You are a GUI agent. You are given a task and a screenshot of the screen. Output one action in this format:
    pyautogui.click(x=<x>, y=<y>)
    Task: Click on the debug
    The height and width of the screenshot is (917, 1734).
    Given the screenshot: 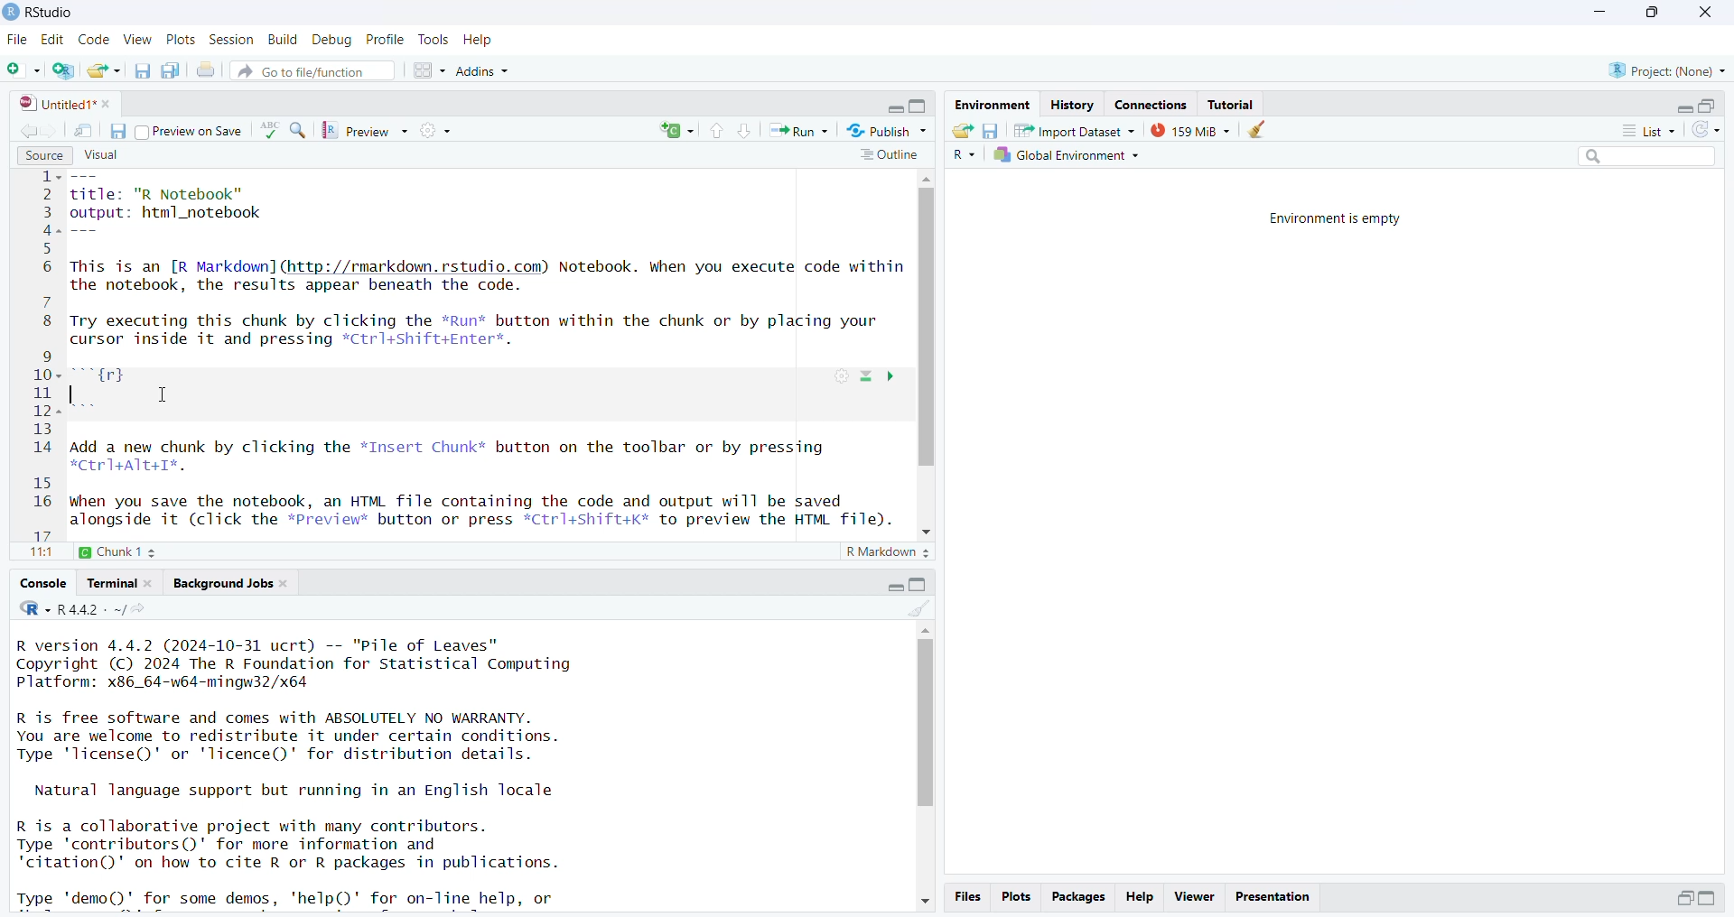 What is the action you would take?
    pyautogui.click(x=334, y=41)
    